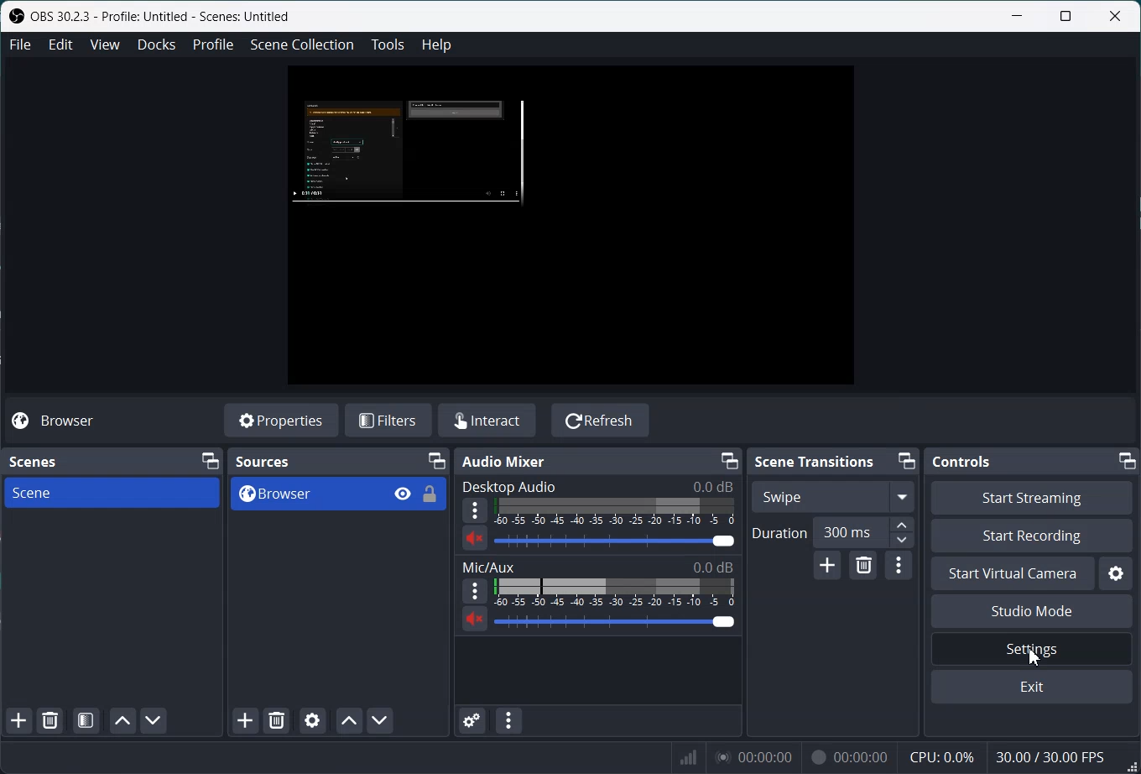 The width and height of the screenshot is (1141, 774). I want to click on Move Scene down, so click(155, 720).